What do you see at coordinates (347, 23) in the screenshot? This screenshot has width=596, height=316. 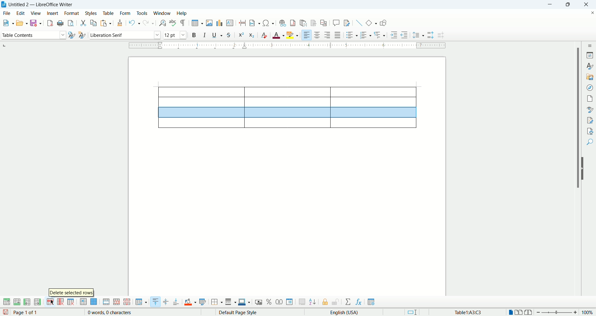 I see `show track changes` at bounding box center [347, 23].